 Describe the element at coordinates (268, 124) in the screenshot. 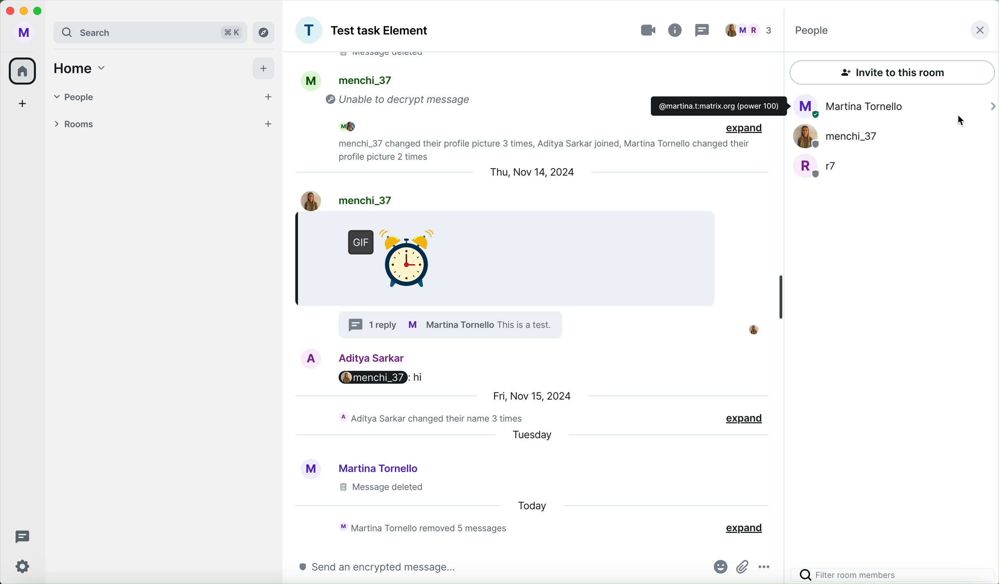

I see `add` at that location.